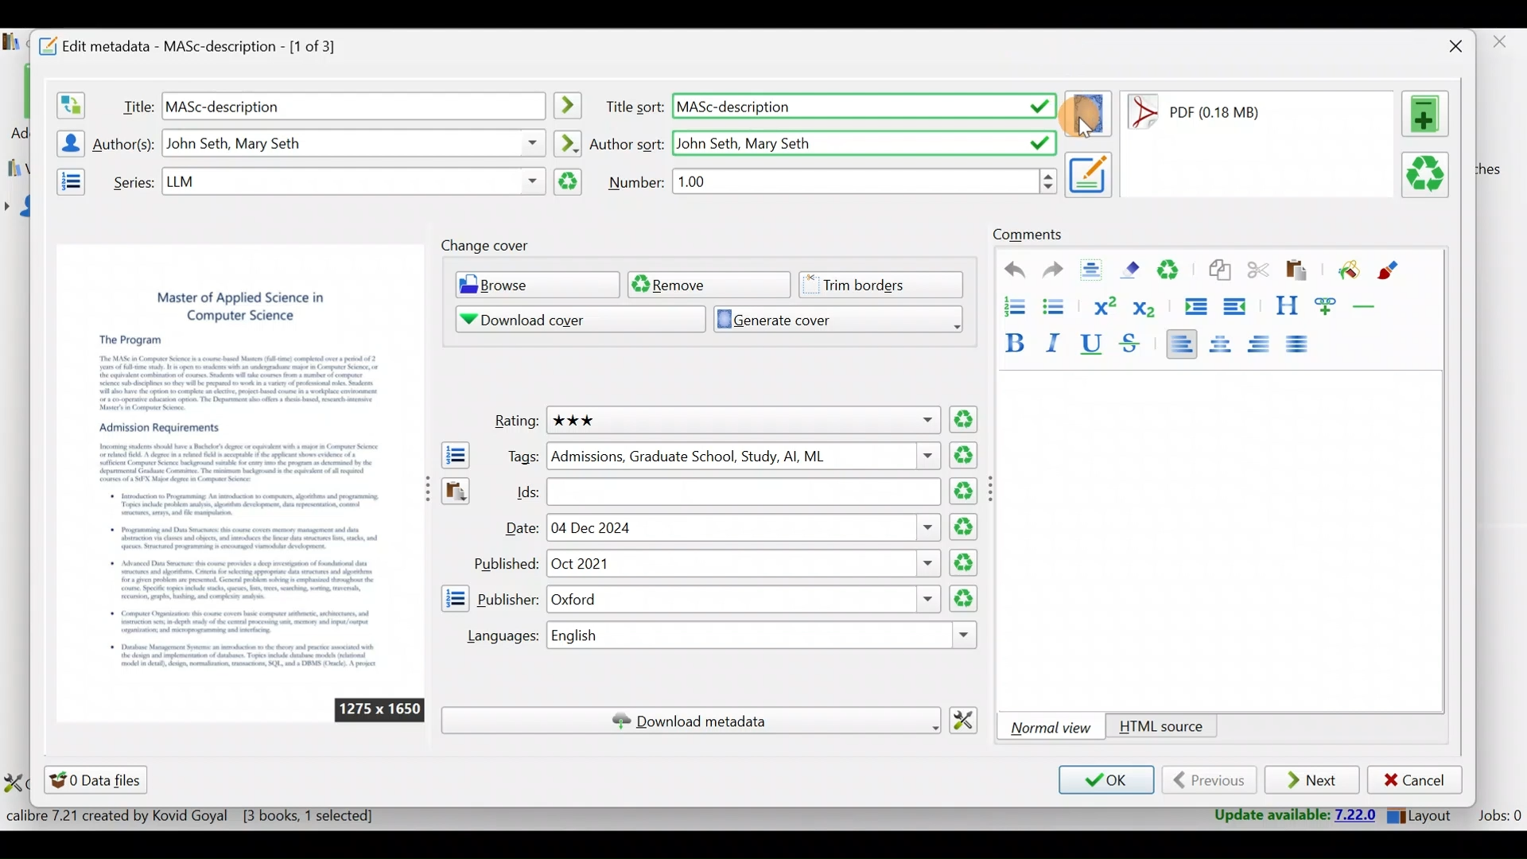  I want to click on Author sort, so click(567, 141).